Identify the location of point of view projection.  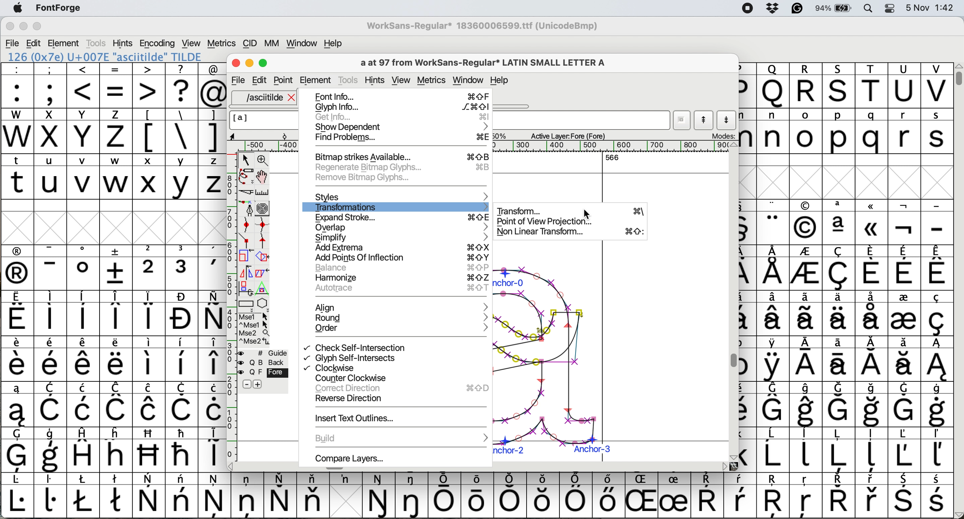
(571, 222).